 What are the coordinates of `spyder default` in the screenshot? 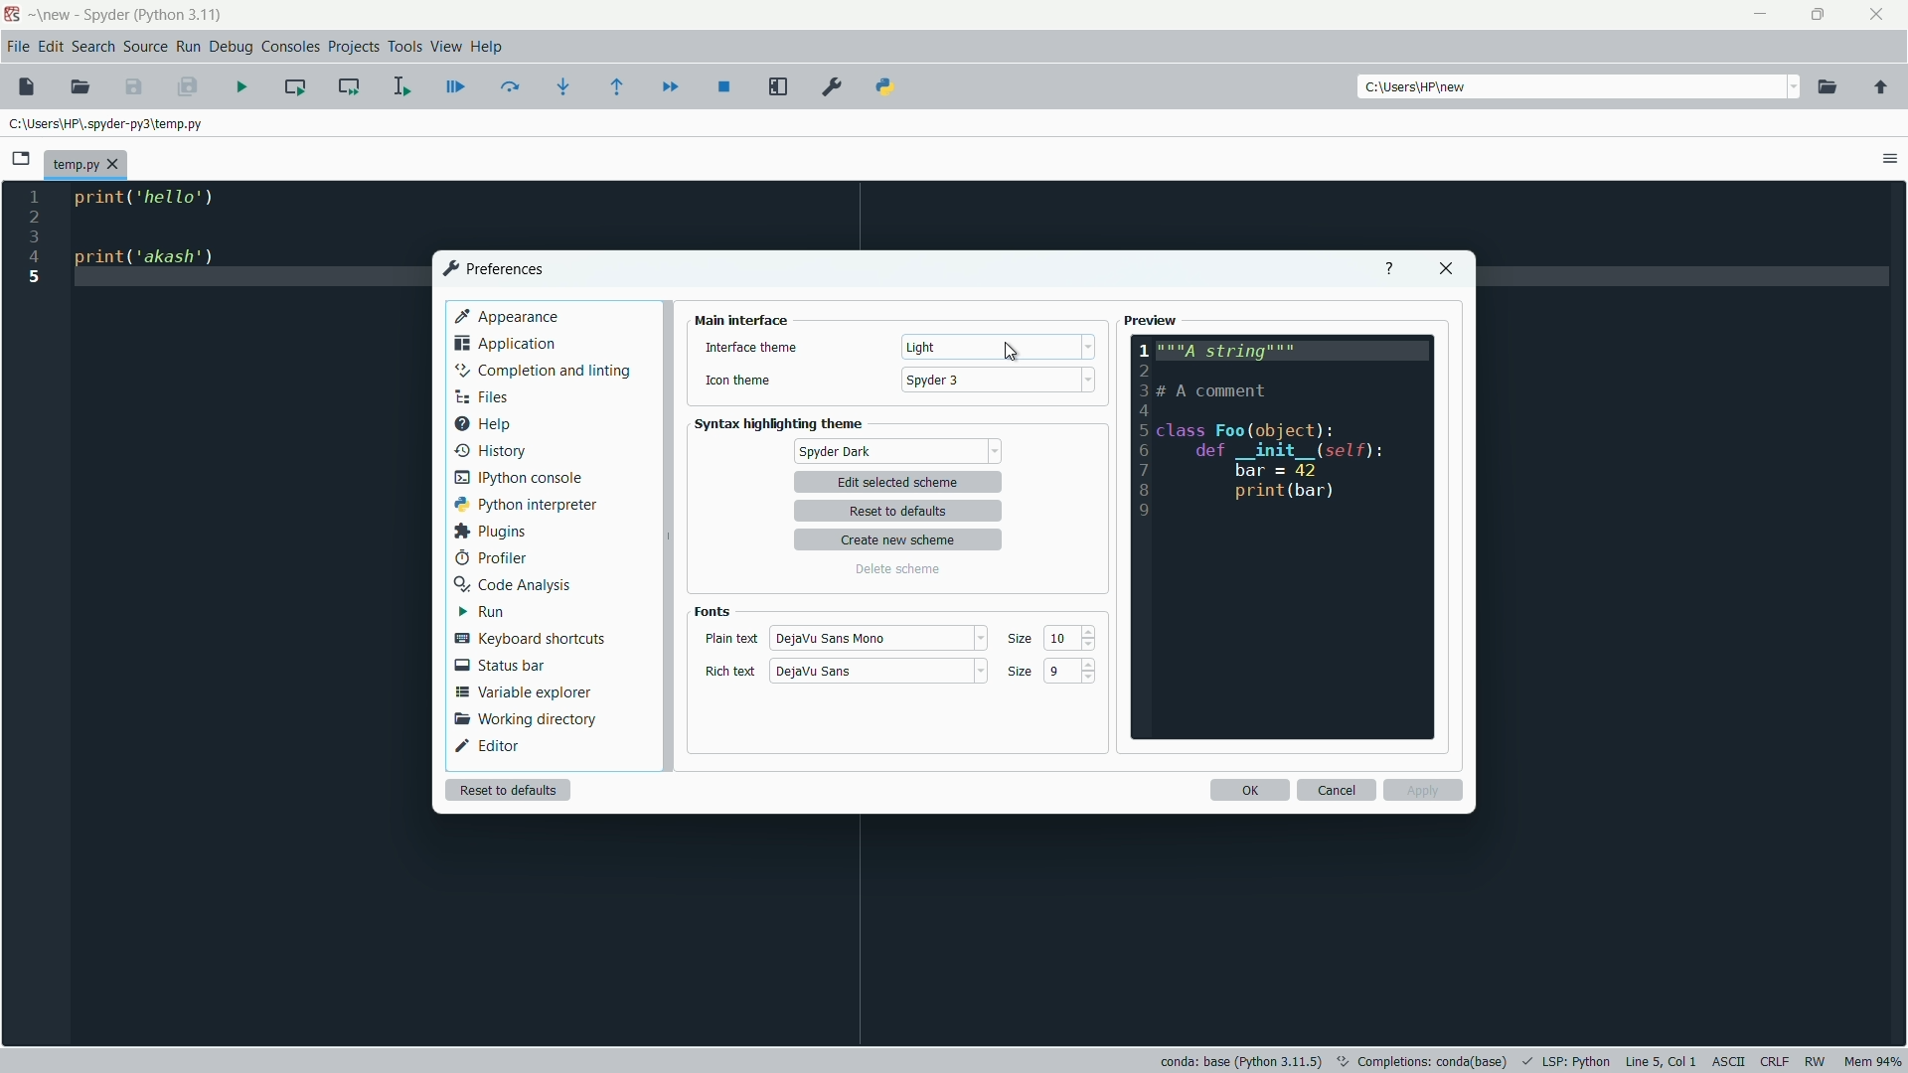 It's located at (897, 451).